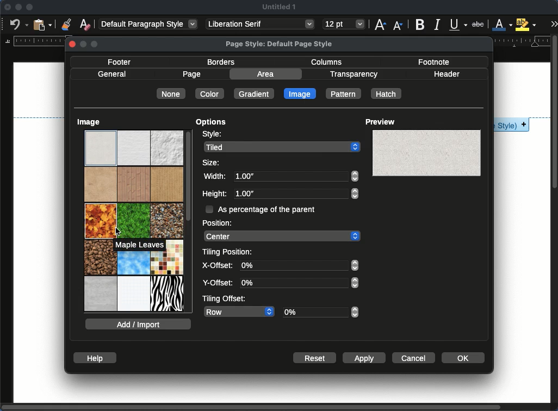  I want to click on bold, so click(420, 24).